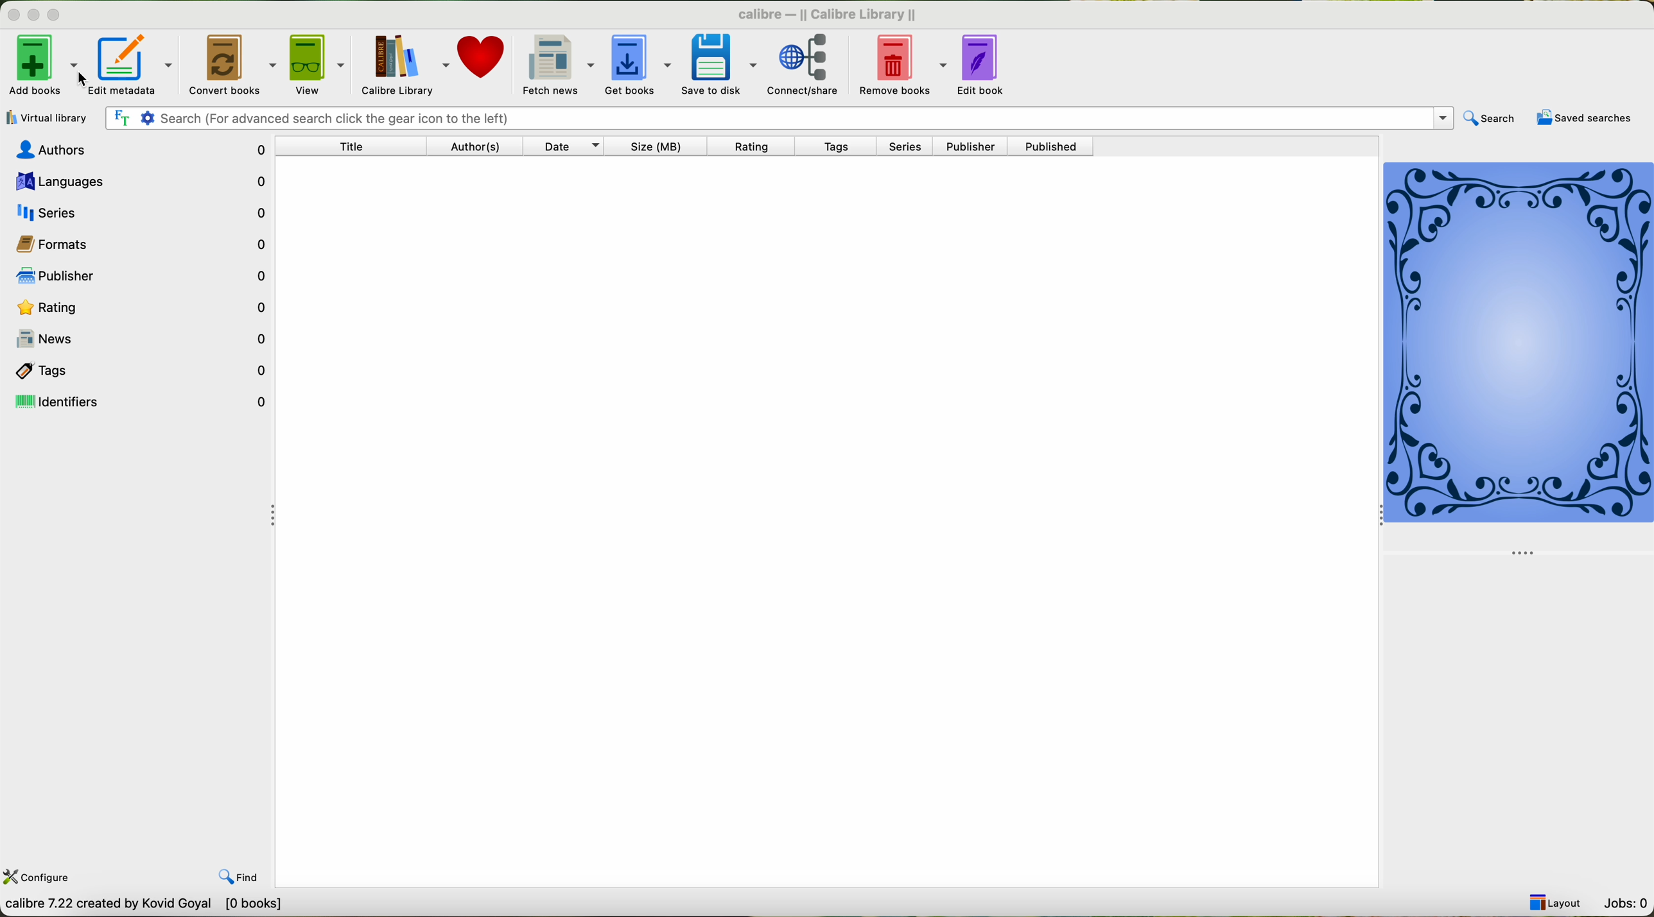 The image size is (1654, 917). Describe the element at coordinates (244, 877) in the screenshot. I see `find` at that location.